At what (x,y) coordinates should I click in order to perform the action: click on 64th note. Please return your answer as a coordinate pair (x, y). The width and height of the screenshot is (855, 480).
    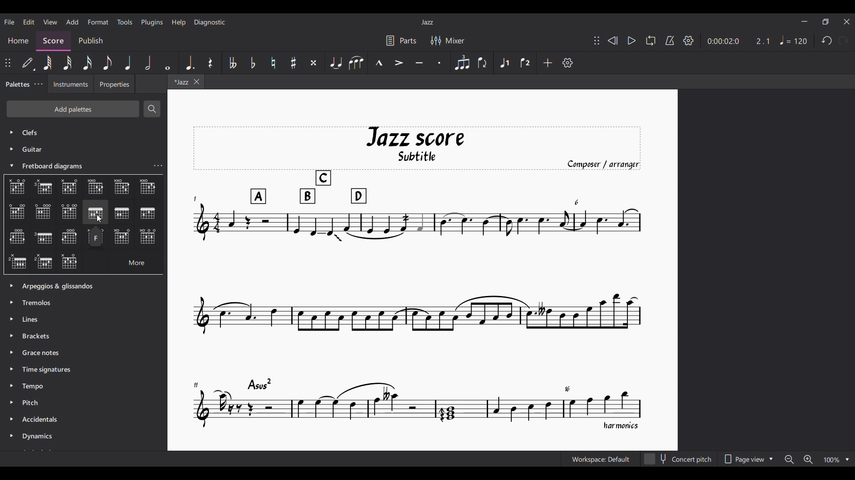
    Looking at the image, I should click on (47, 62).